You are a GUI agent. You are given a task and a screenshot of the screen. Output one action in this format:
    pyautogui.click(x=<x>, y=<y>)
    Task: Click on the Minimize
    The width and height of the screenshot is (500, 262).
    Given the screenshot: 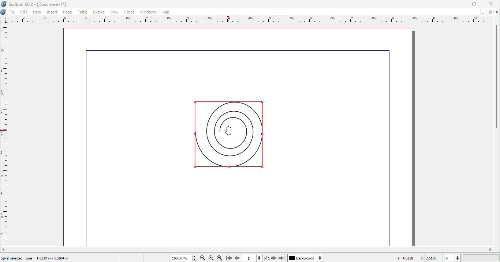 What is the action you would take?
    pyautogui.click(x=483, y=12)
    